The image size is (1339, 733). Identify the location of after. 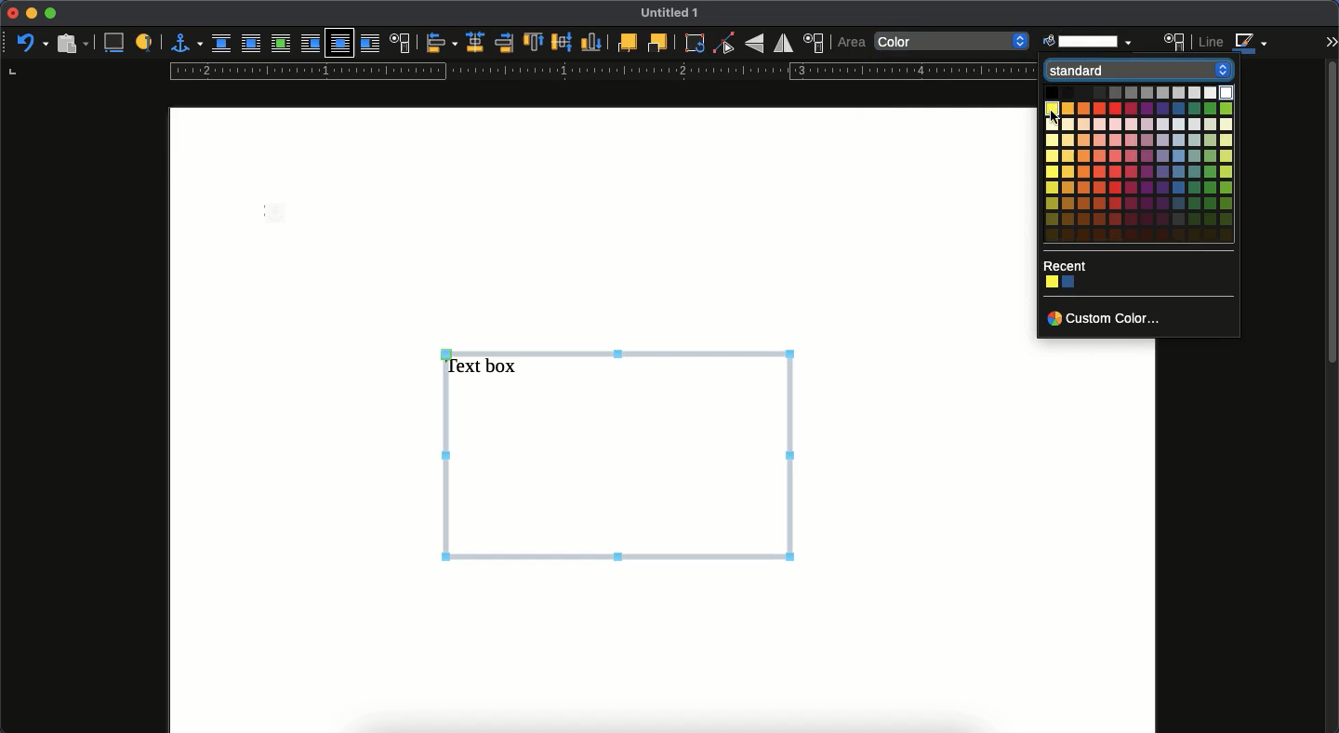
(372, 46).